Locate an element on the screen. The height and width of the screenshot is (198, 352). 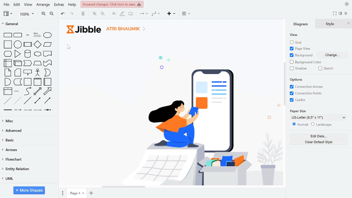
general shapes is located at coordinates (17, 62).